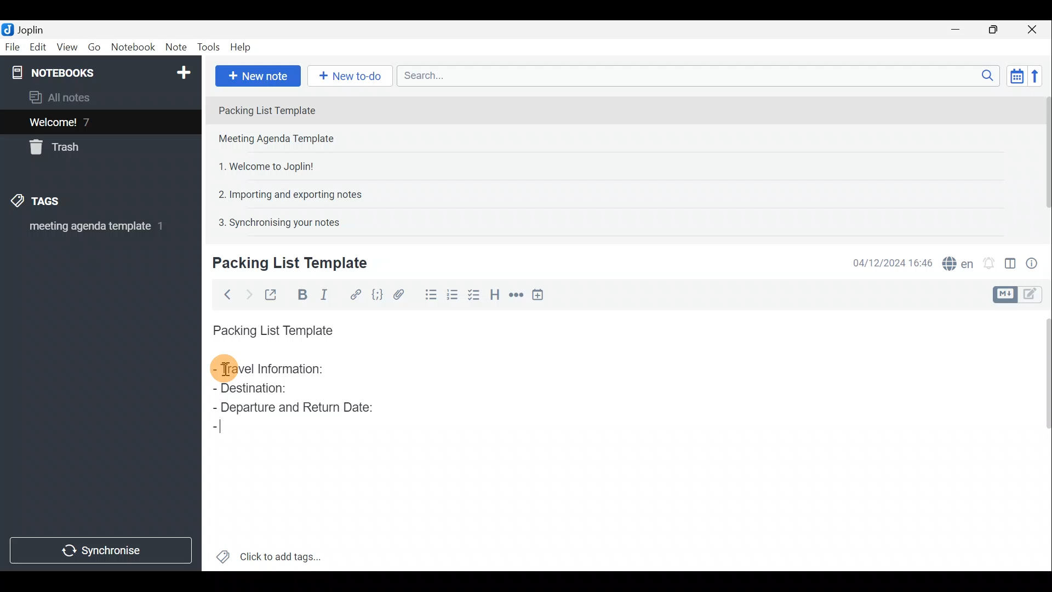  I want to click on Welcome, so click(84, 122).